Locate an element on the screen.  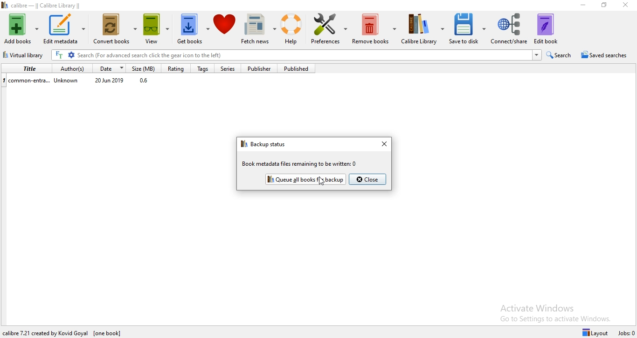
common-entra... is located at coordinates (27, 80).